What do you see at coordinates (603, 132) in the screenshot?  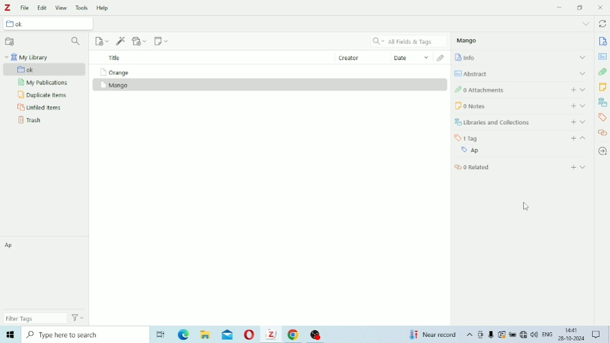 I see `Related` at bounding box center [603, 132].